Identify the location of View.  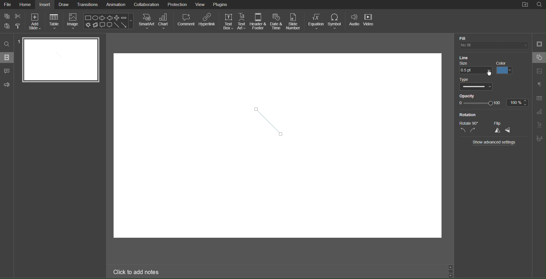
(201, 4).